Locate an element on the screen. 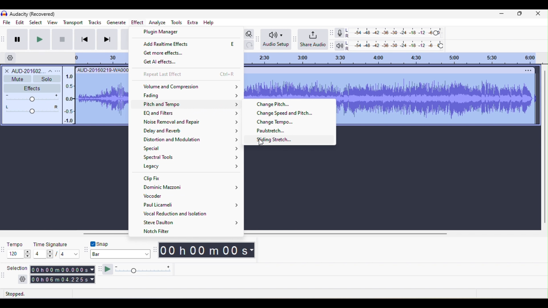 The width and height of the screenshot is (548, 308). time signature is located at coordinates (57, 249).